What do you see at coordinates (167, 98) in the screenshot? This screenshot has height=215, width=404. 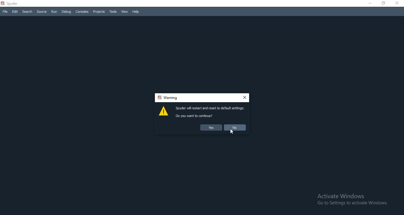 I see `warning` at bounding box center [167, 98].